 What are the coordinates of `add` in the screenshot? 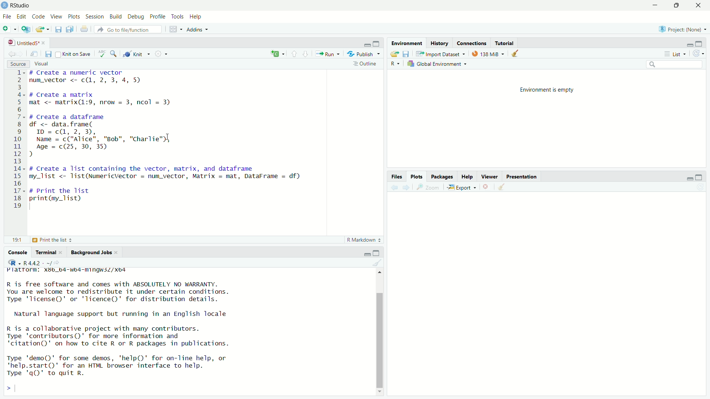 It's located at (277, 54).